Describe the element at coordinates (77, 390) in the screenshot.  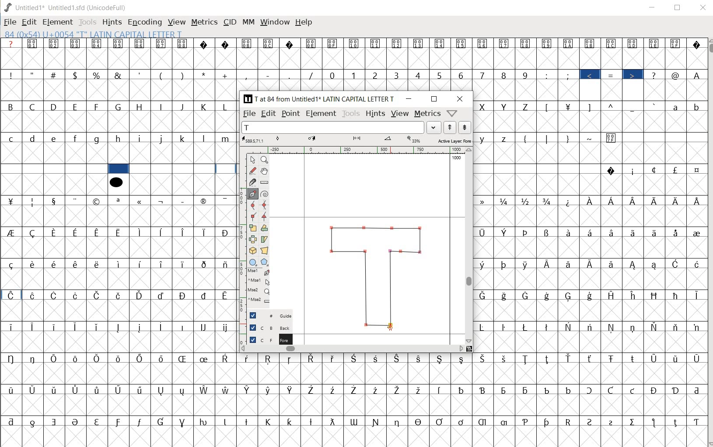
I see `Symbol` at that location.